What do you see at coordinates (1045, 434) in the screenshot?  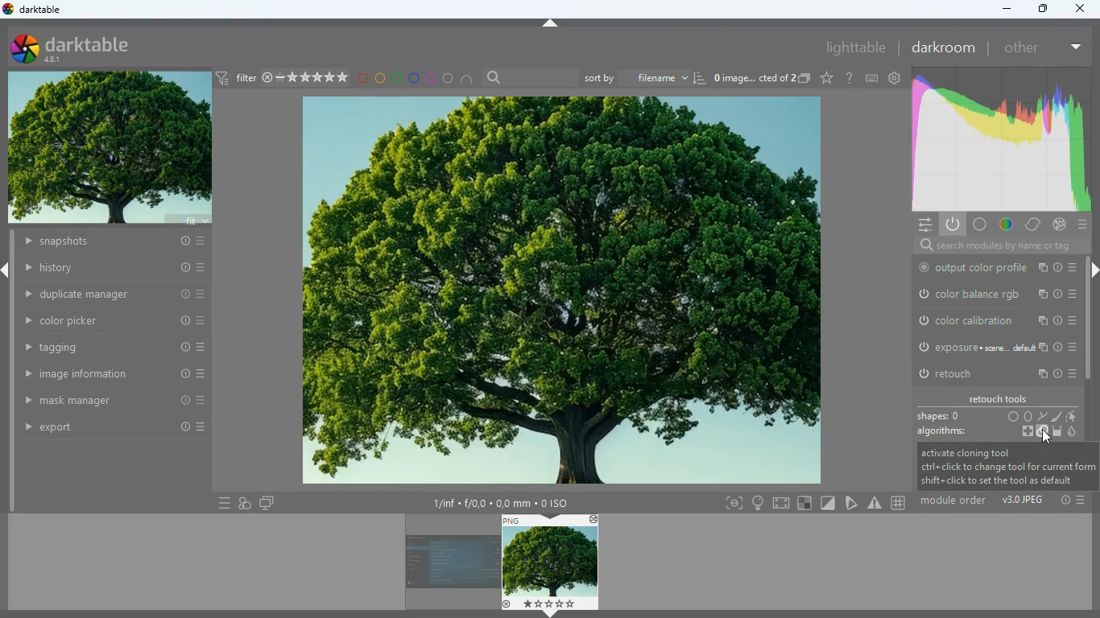 I see `selected algorithm` at bounding box center [1045, 434].